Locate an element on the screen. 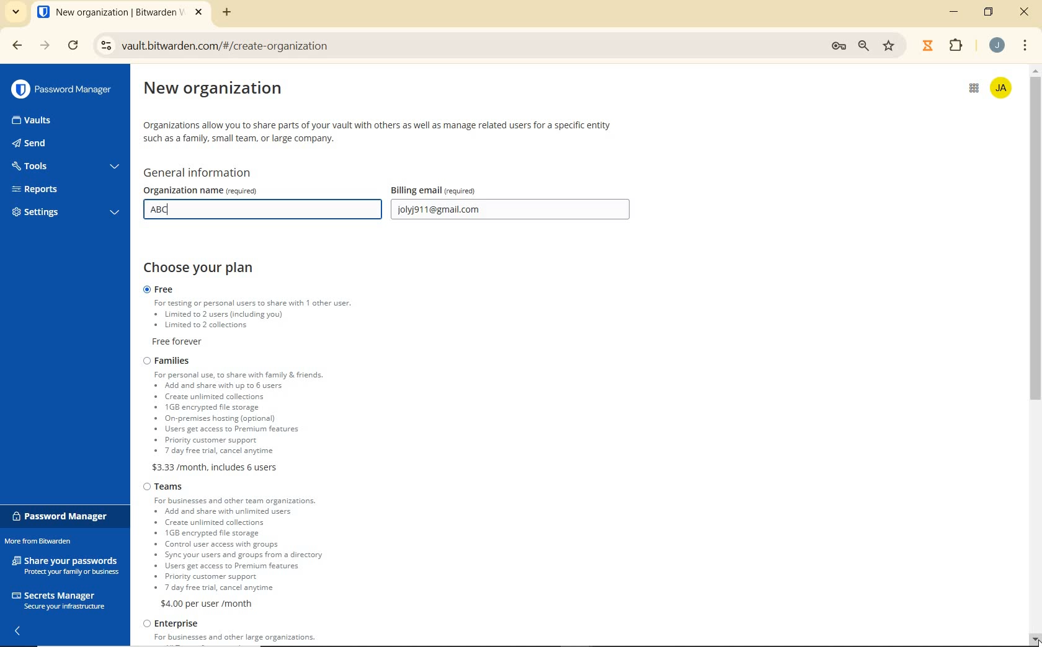 This screenshot has height=647, width=1042. password manager is located at coordinates (63, 516).